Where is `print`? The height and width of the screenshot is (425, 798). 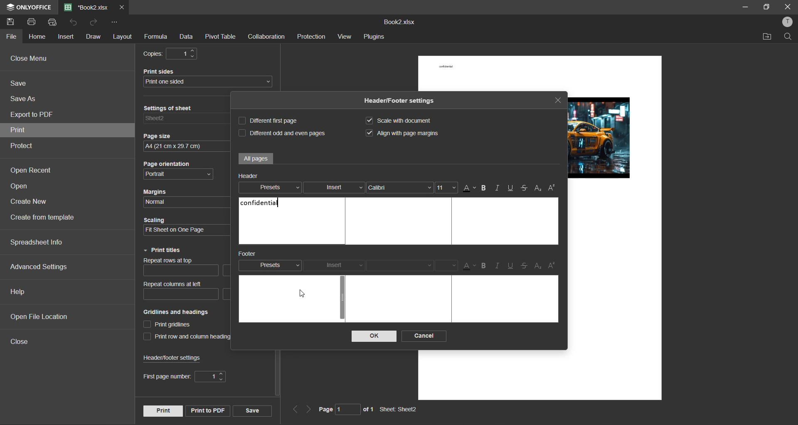
print is located at coordinates (34, 21).